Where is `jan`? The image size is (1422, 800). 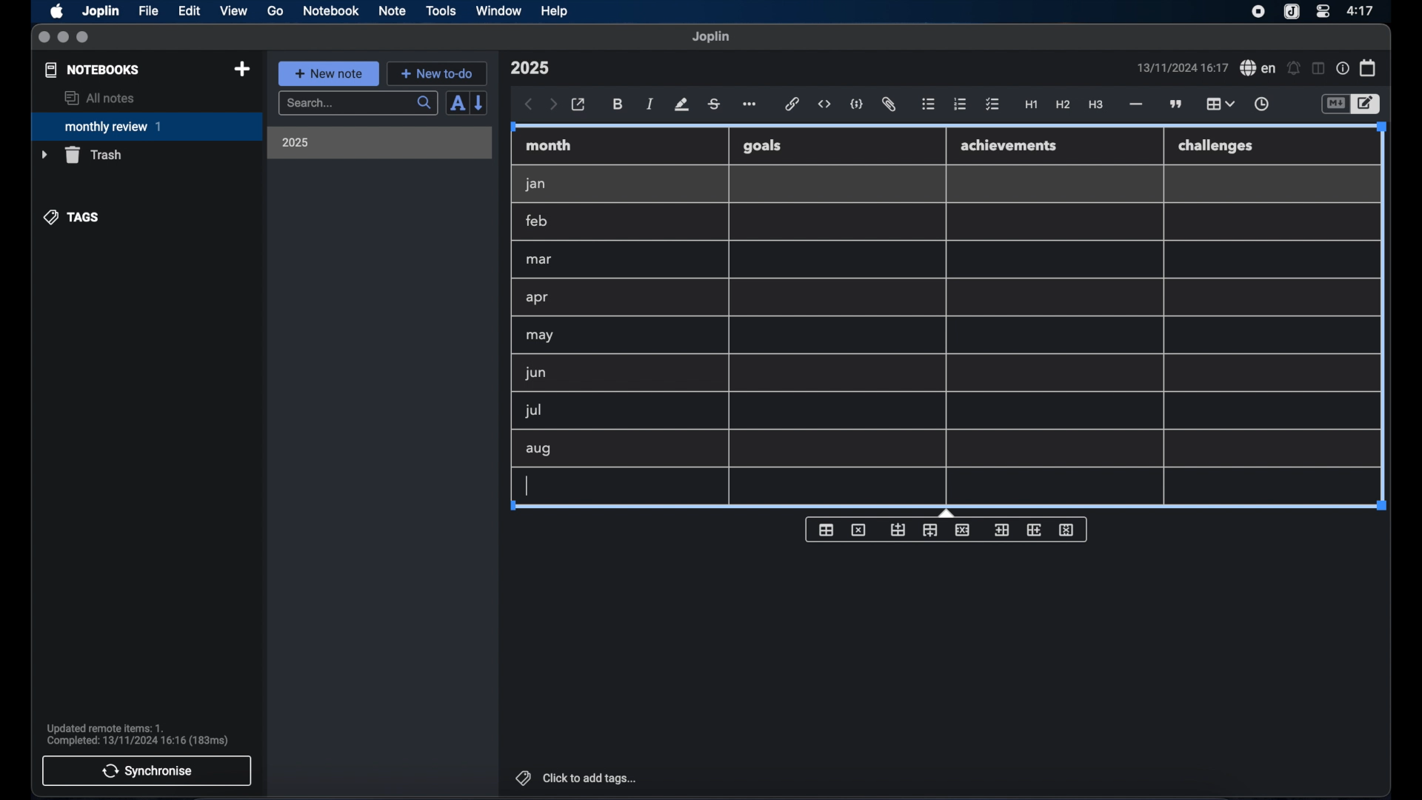 jan is located at coordinates (535, 184).